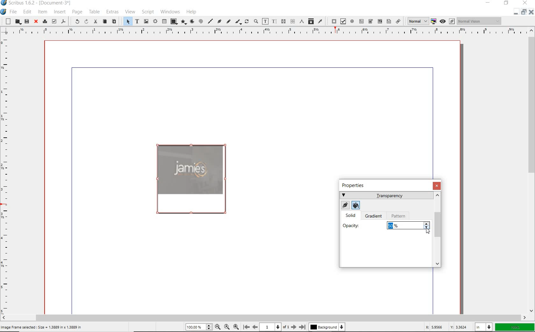  Describe the element at coordinates (53, 21) in the screenshot. I see `preflight verifier` at that location.